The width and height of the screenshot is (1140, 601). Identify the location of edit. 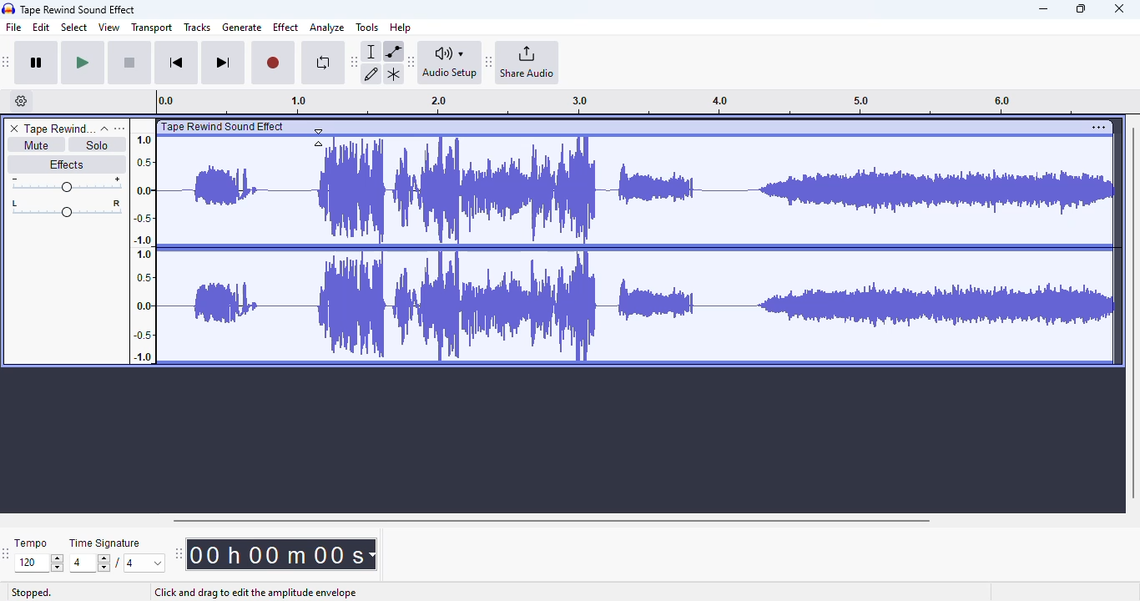
(42, 28).